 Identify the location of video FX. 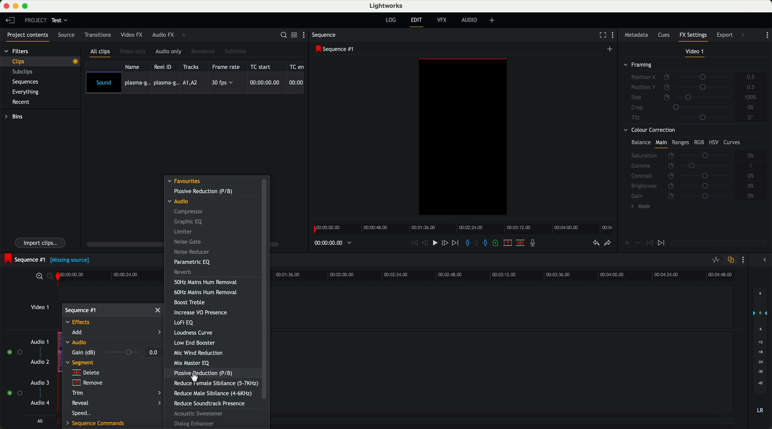
(131, 35).